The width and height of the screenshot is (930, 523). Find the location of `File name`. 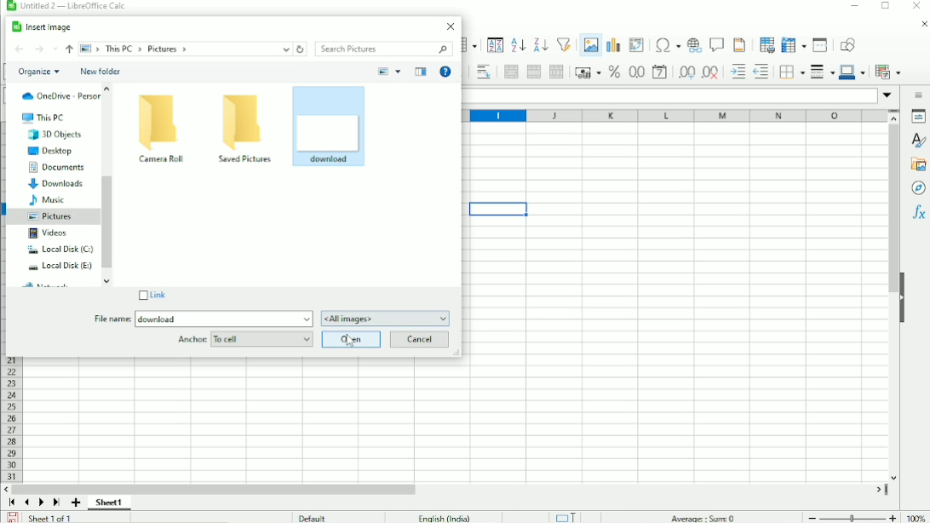

File name is located at coordinates (112, 319).